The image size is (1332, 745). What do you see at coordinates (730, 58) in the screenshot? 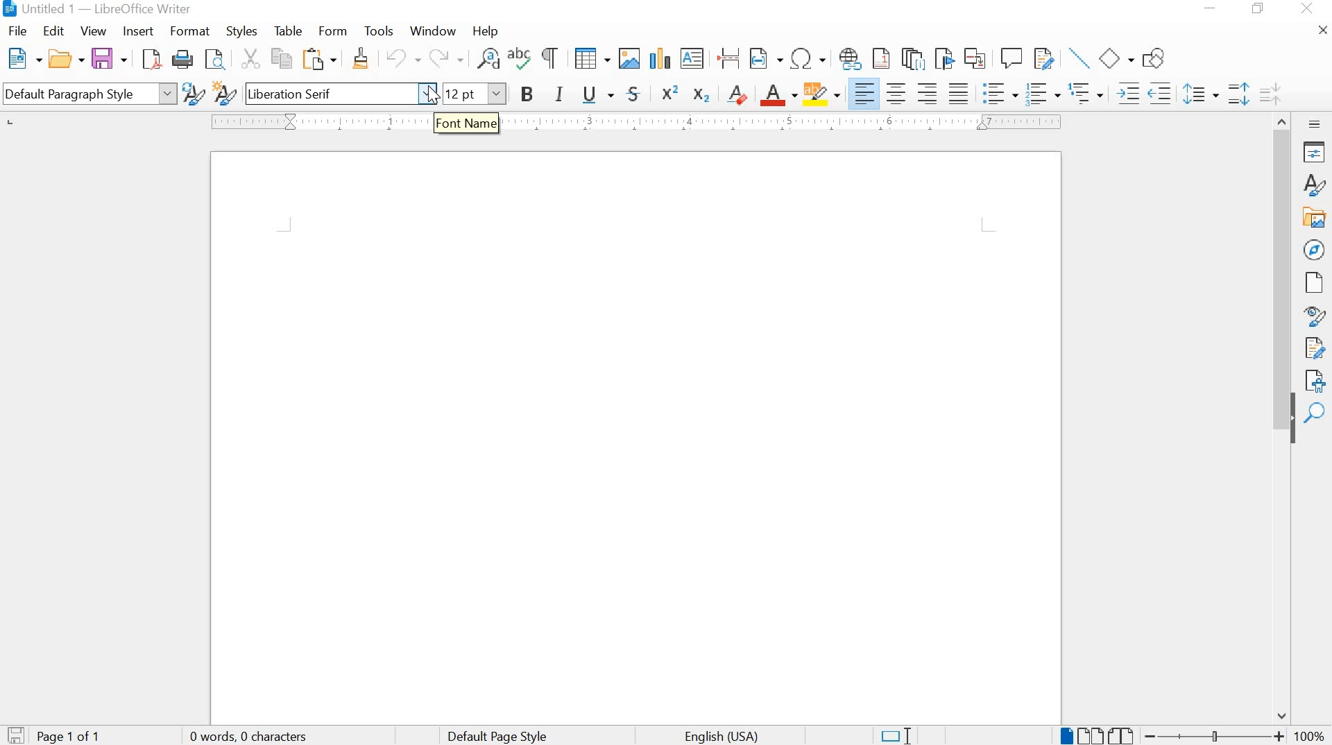
I see `INSERT PAGE BREAK` at bounding box center [730, 58].